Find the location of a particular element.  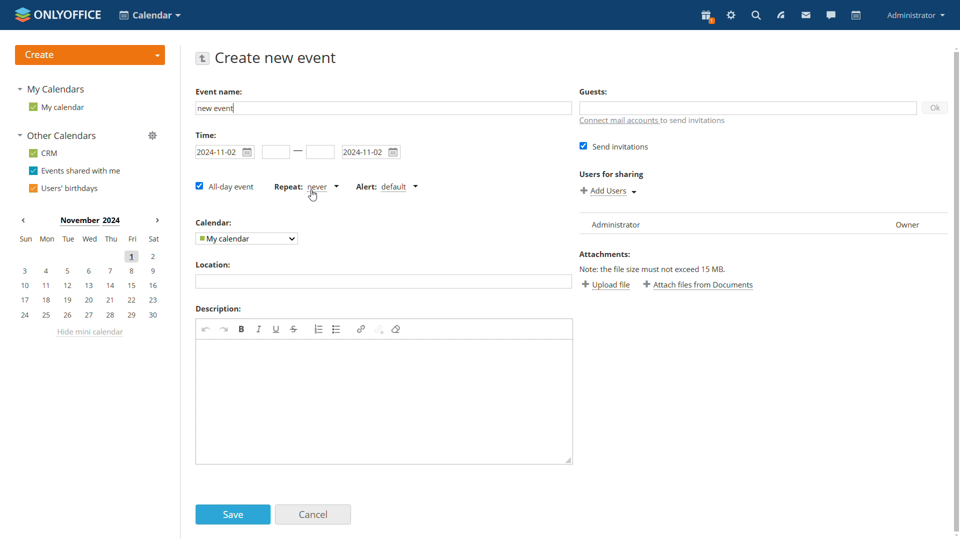

Event name is located at coordinates (218, 91).